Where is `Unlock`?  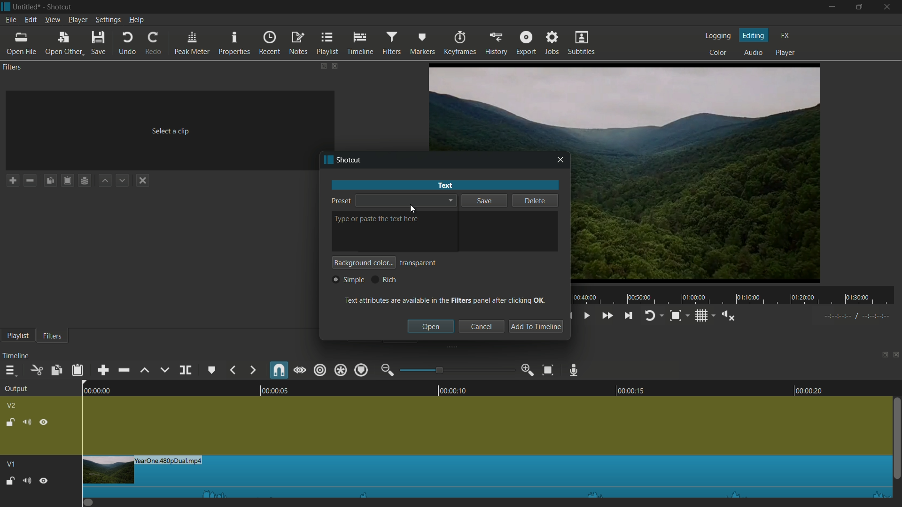
Unlock is located at coordinates (10, 481).